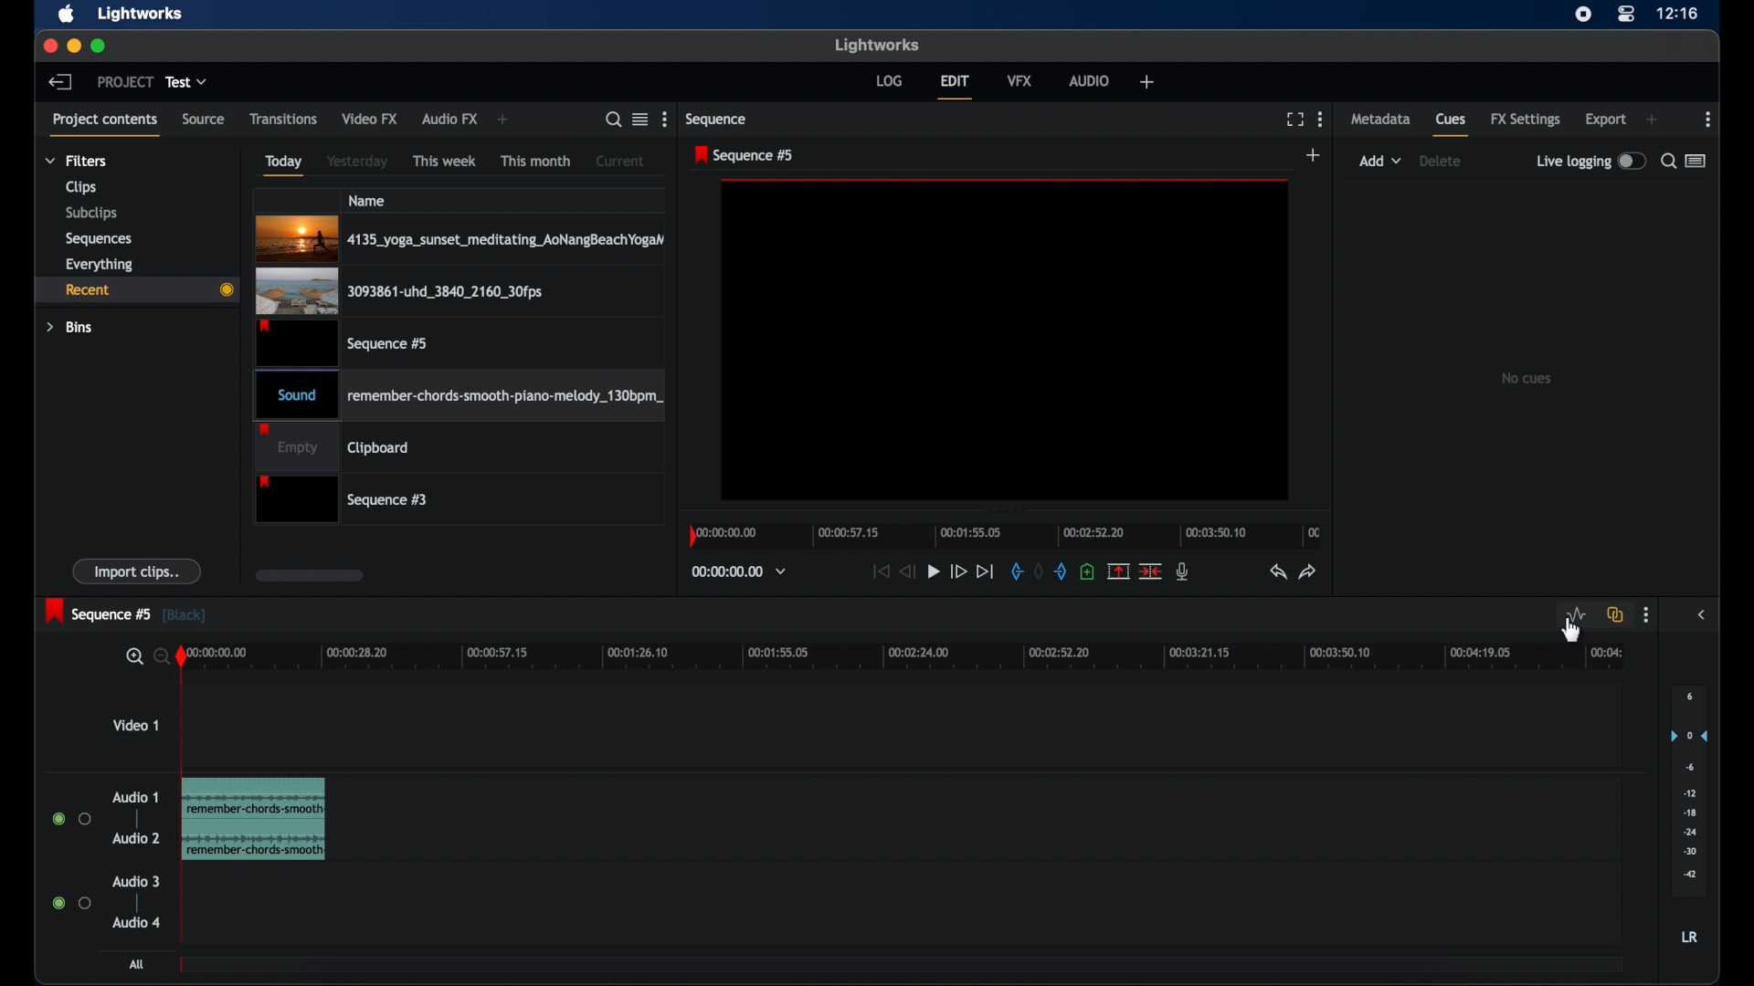 This screenshot has height=986, width=1754. What do you see at coordinates (144, 657) in the screenshot?
I see `search` at bounding box center [144, 657].